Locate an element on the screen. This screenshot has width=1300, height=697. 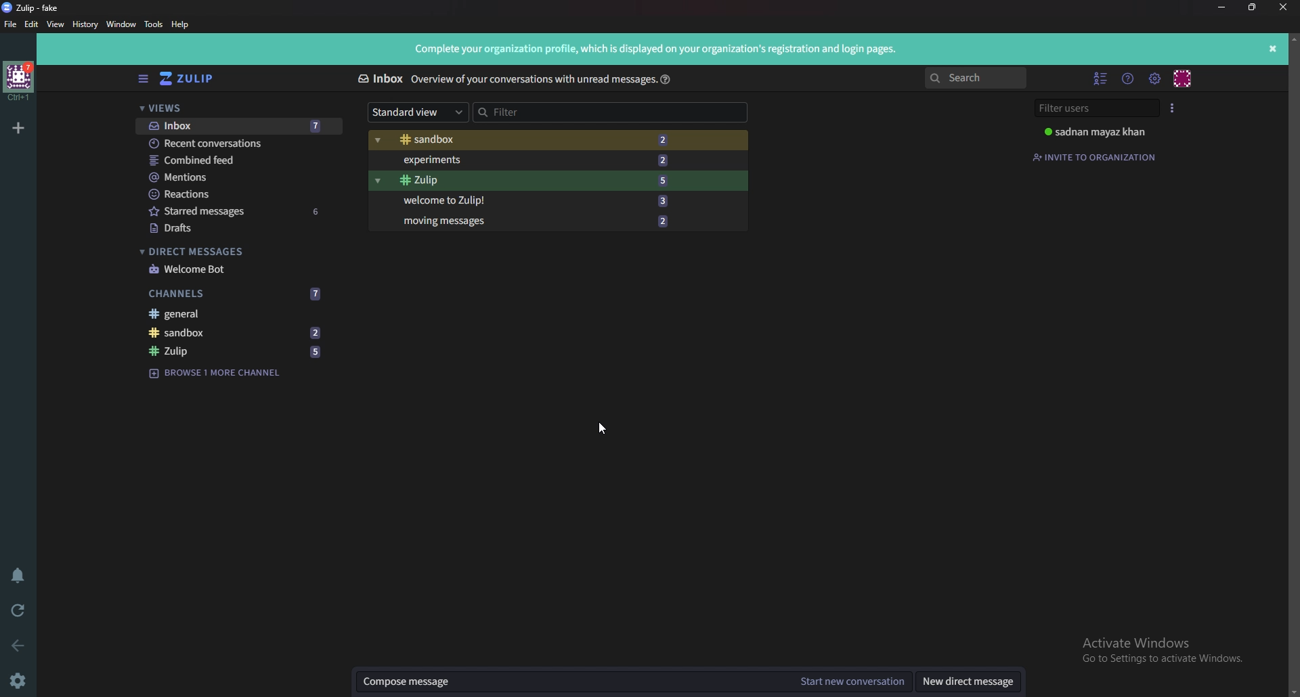
General is located at coordinates (233, 315).